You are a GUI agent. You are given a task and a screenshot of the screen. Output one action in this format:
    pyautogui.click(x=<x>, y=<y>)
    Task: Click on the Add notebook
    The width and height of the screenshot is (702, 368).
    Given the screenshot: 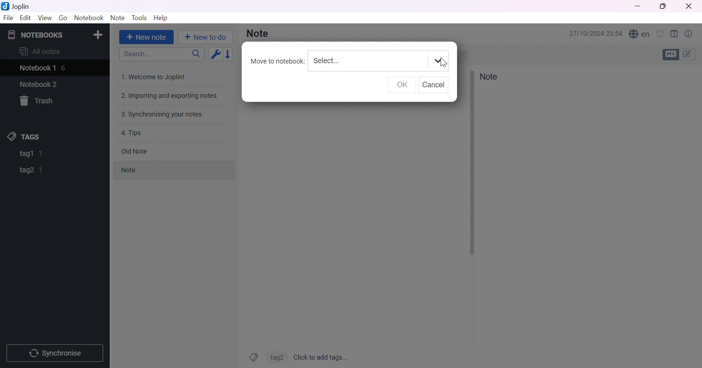 What is the action you would take?
    pyautogui.click(x=98, y=34)
    